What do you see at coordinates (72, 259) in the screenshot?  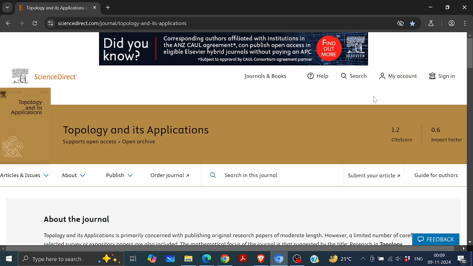 I see `Type here to search` at bounding box center [72, 259].